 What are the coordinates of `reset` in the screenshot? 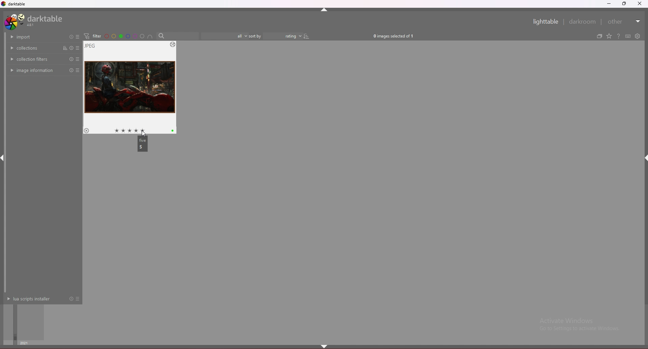 It's located at (72, 70).